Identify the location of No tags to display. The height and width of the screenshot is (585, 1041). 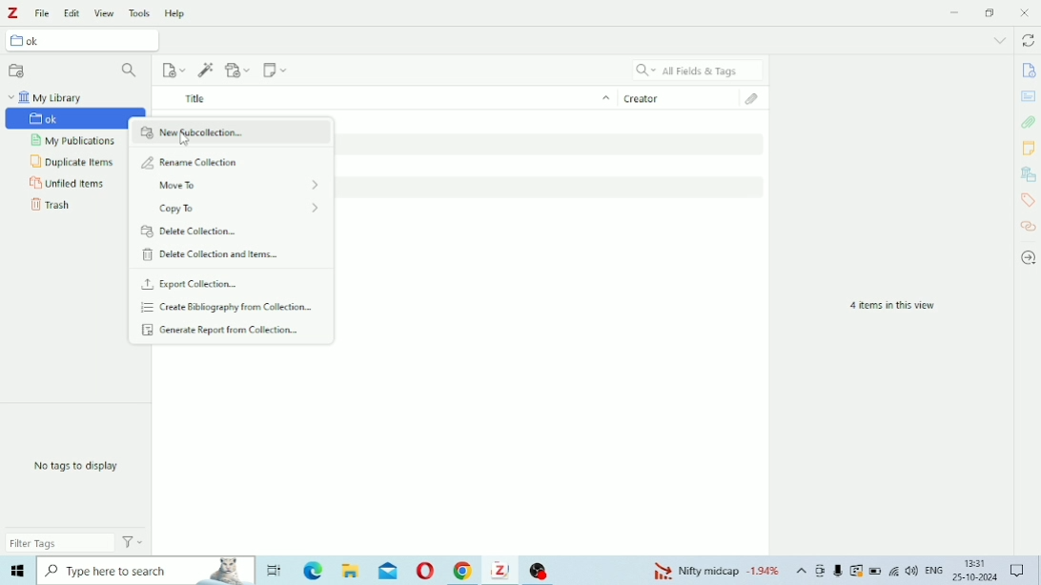
(79, 466).